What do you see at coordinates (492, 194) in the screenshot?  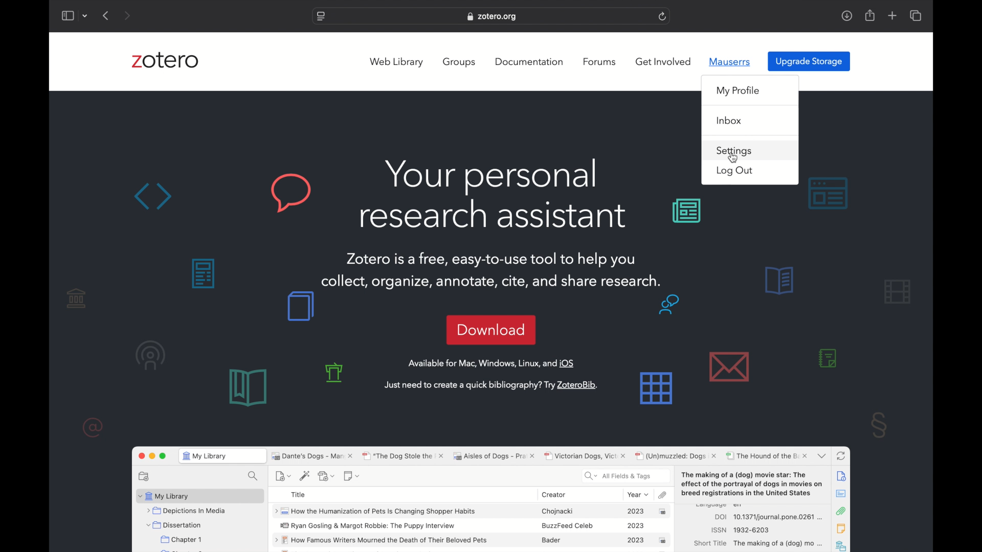 I see `You personal research assistant` at bounding box center [492, 194].